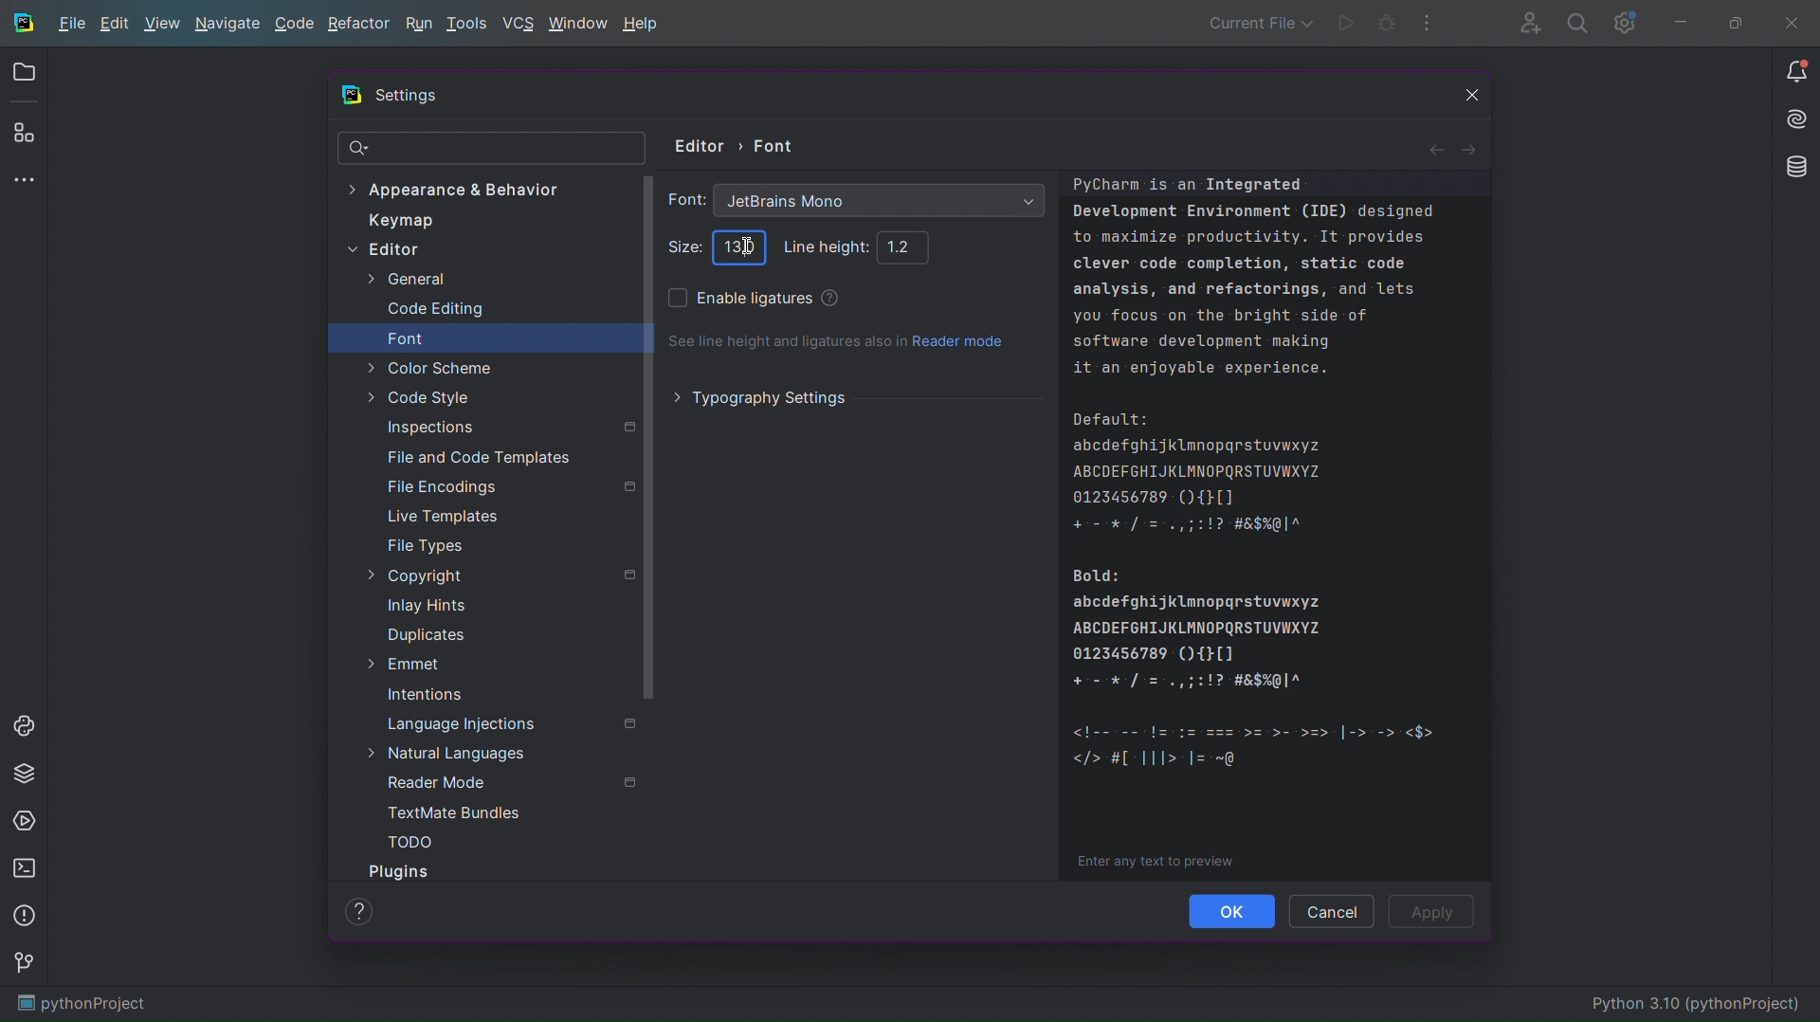 This screenshot has width=1820, height=1022. What do you see at coordinates (737, 246) in the screenshot?
I see `Size: 13.0` at bounding box center [737, 246].